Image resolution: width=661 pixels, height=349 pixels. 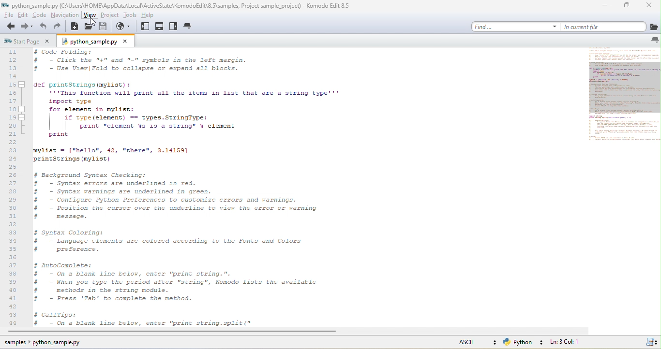 What do you see at coordinates (99, 21) in the screenshot?
I see `cursor` at bounding box center [99, 21].